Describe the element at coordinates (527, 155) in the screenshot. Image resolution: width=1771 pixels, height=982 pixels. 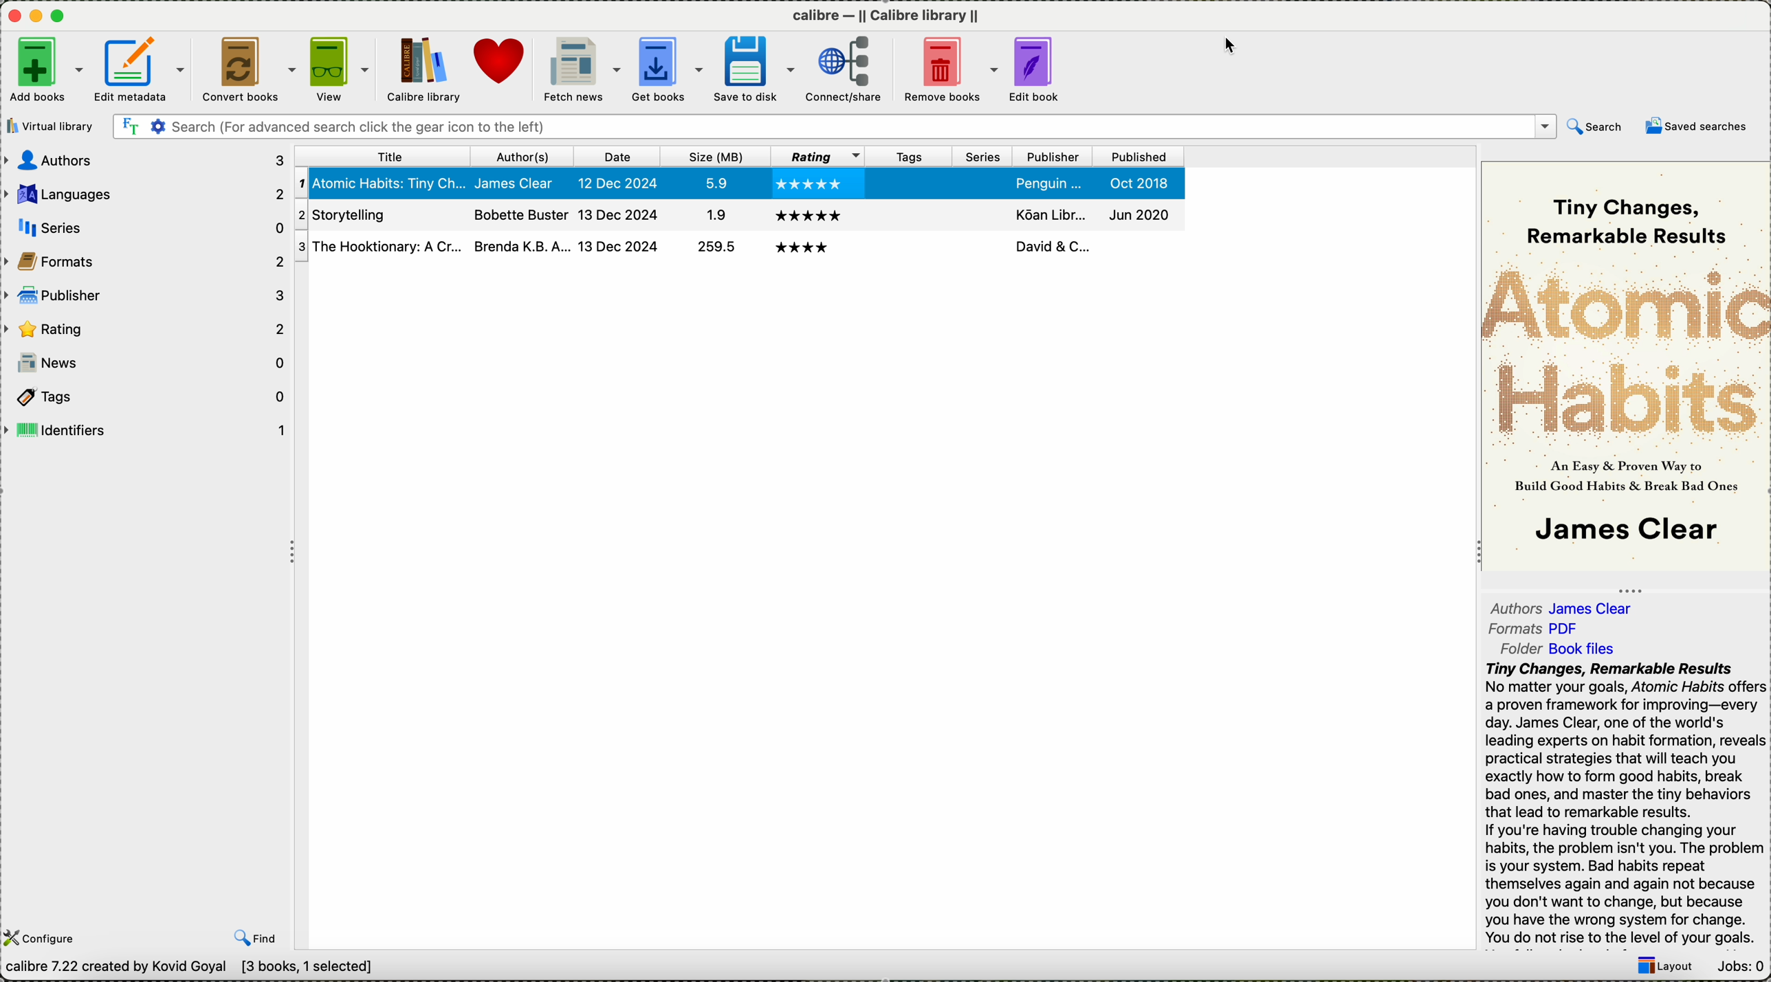
I see `authors` at that location.